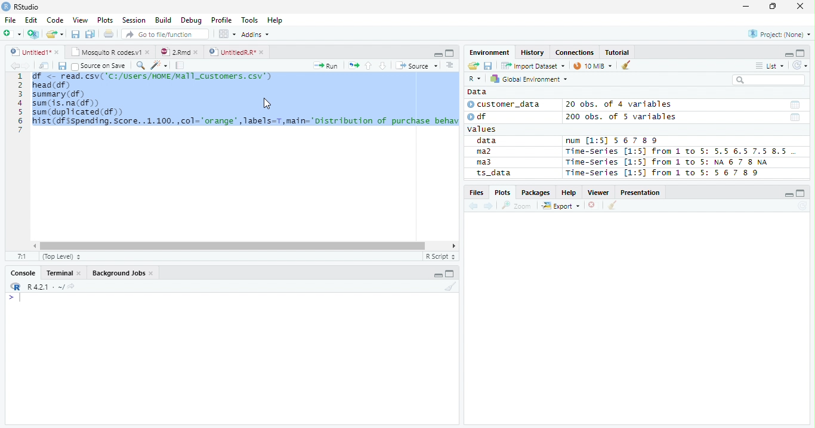 This screenshot has height=428, width=815. What do you see at coordinates (243, 247) in the screenshot?
I see `Scroll` at bounding box center [243, 247].